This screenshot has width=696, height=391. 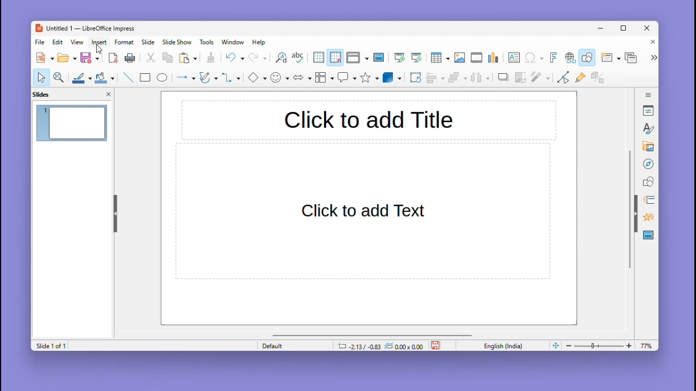 I want to click on pencil, so click(x=208, y=79).